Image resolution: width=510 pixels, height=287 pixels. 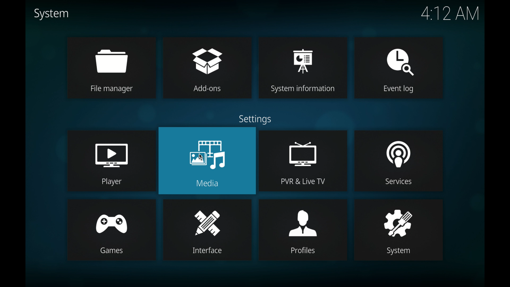 I want to click on system, so click(x=397, y=221).